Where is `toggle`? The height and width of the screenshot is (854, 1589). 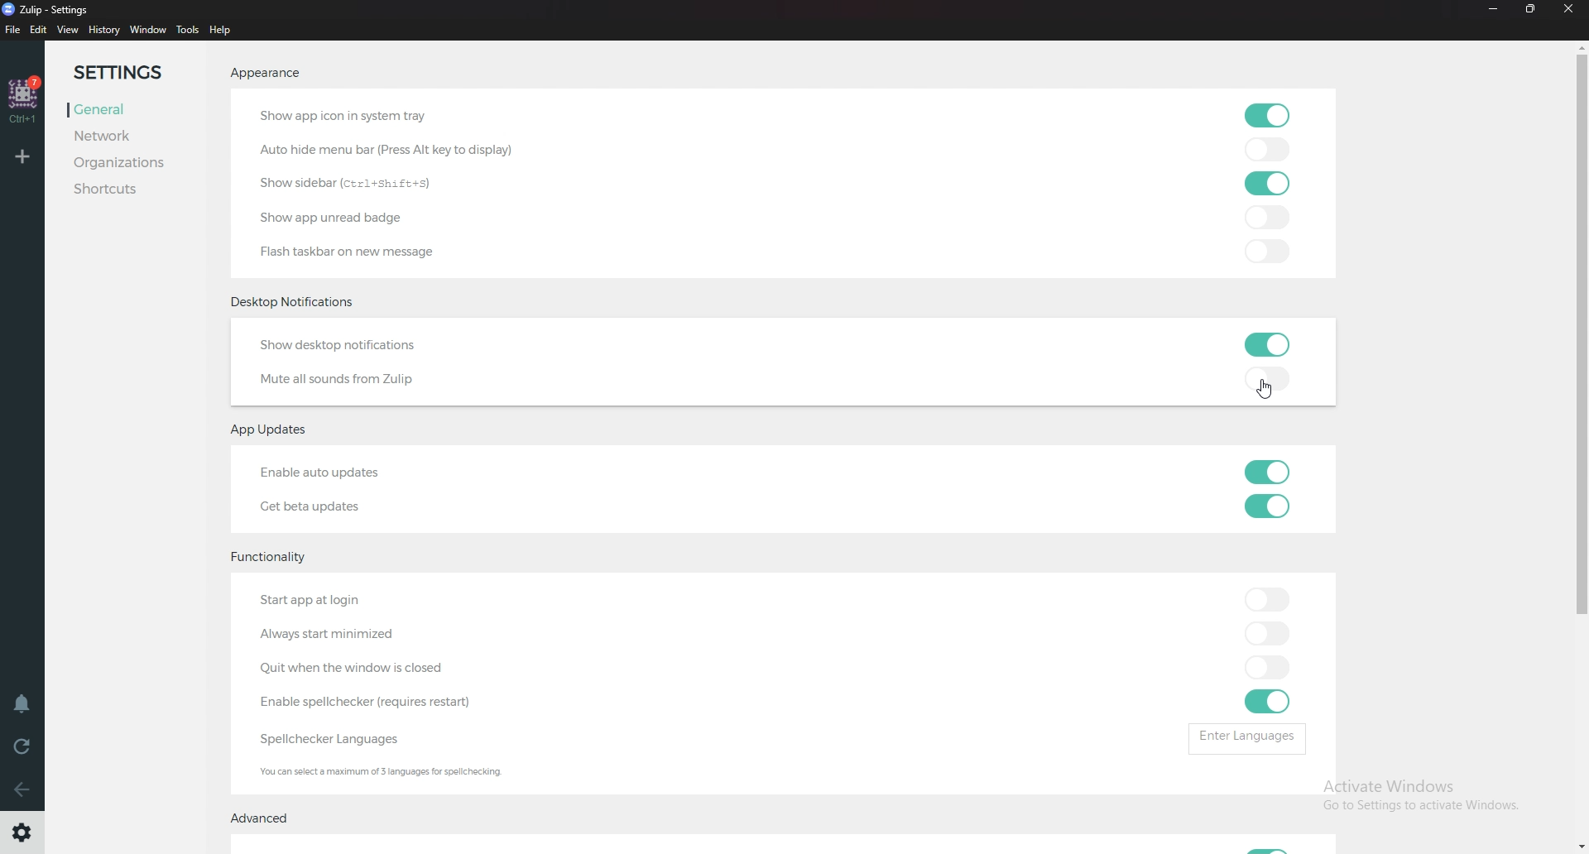
toggle is located at coordinates (1268, 472).